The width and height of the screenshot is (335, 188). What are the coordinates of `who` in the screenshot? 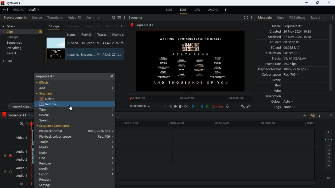 It's located at (276, 91).